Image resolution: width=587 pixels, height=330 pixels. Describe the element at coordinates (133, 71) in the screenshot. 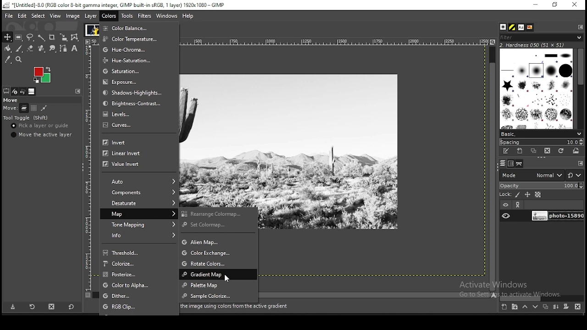

I see `saturation` at that location.